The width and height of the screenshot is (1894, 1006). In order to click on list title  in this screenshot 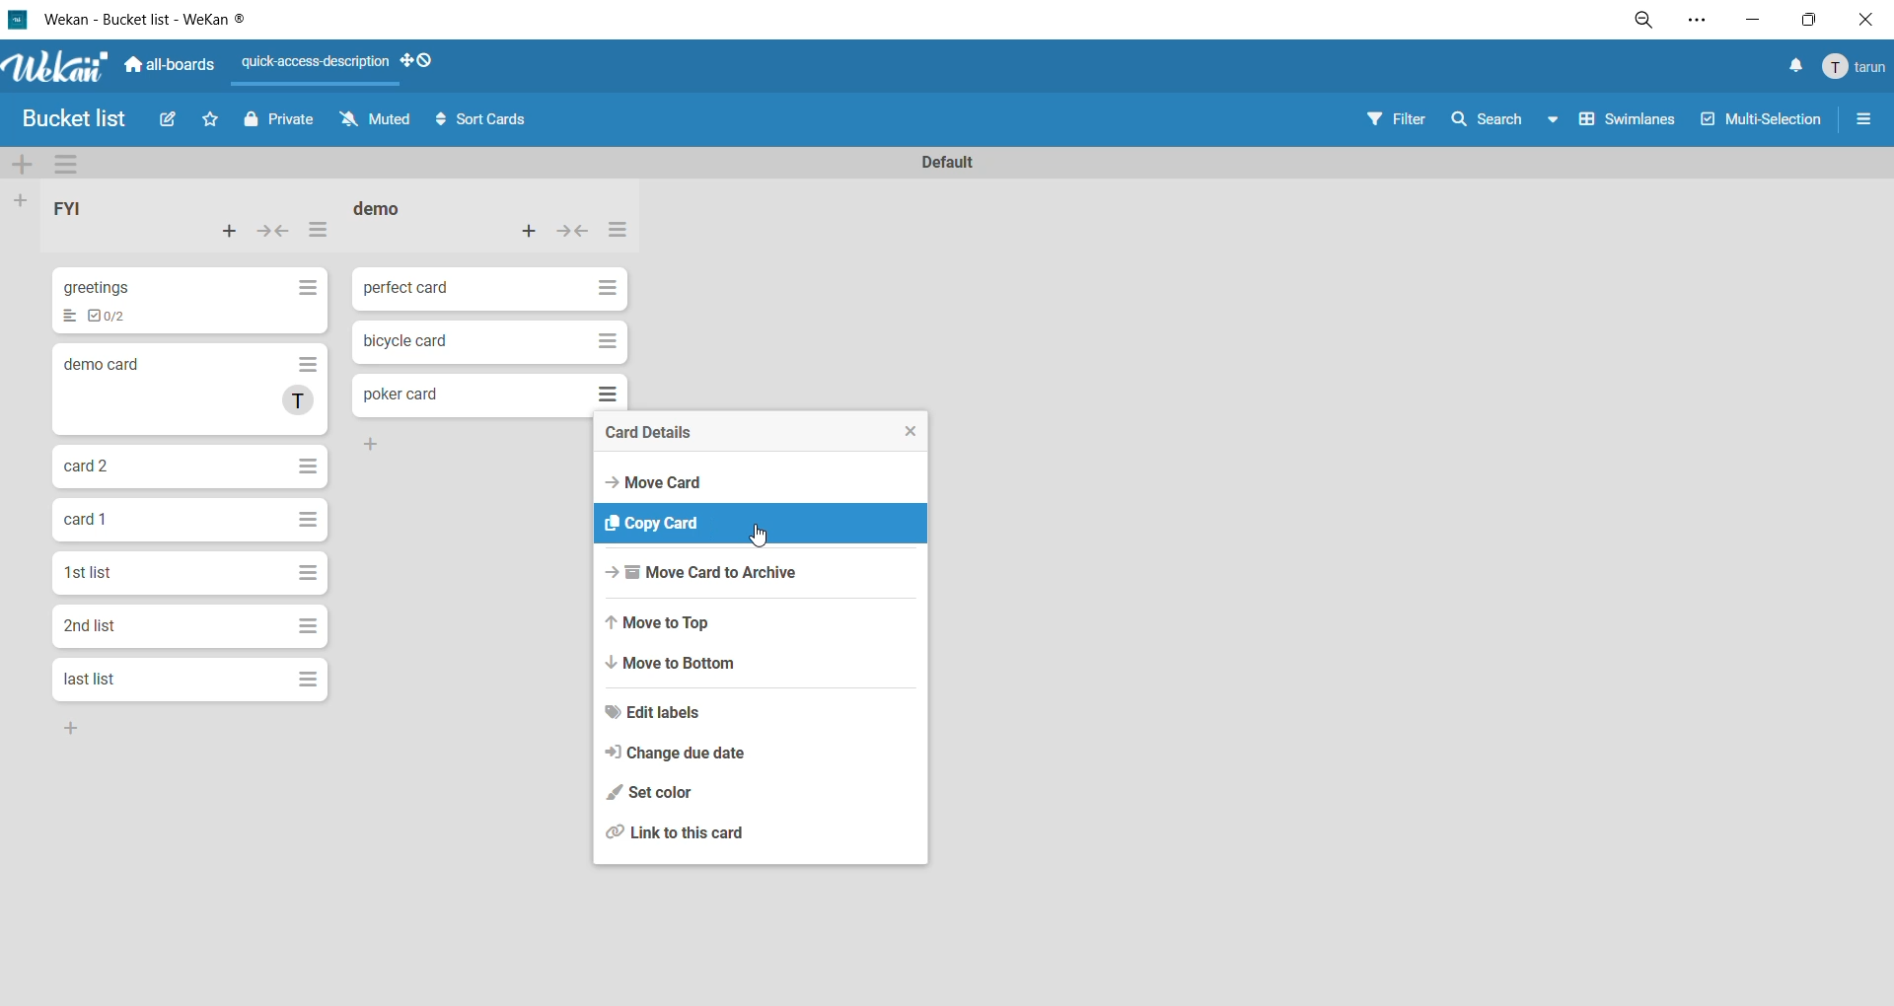, I will do `click(389, 210)`.